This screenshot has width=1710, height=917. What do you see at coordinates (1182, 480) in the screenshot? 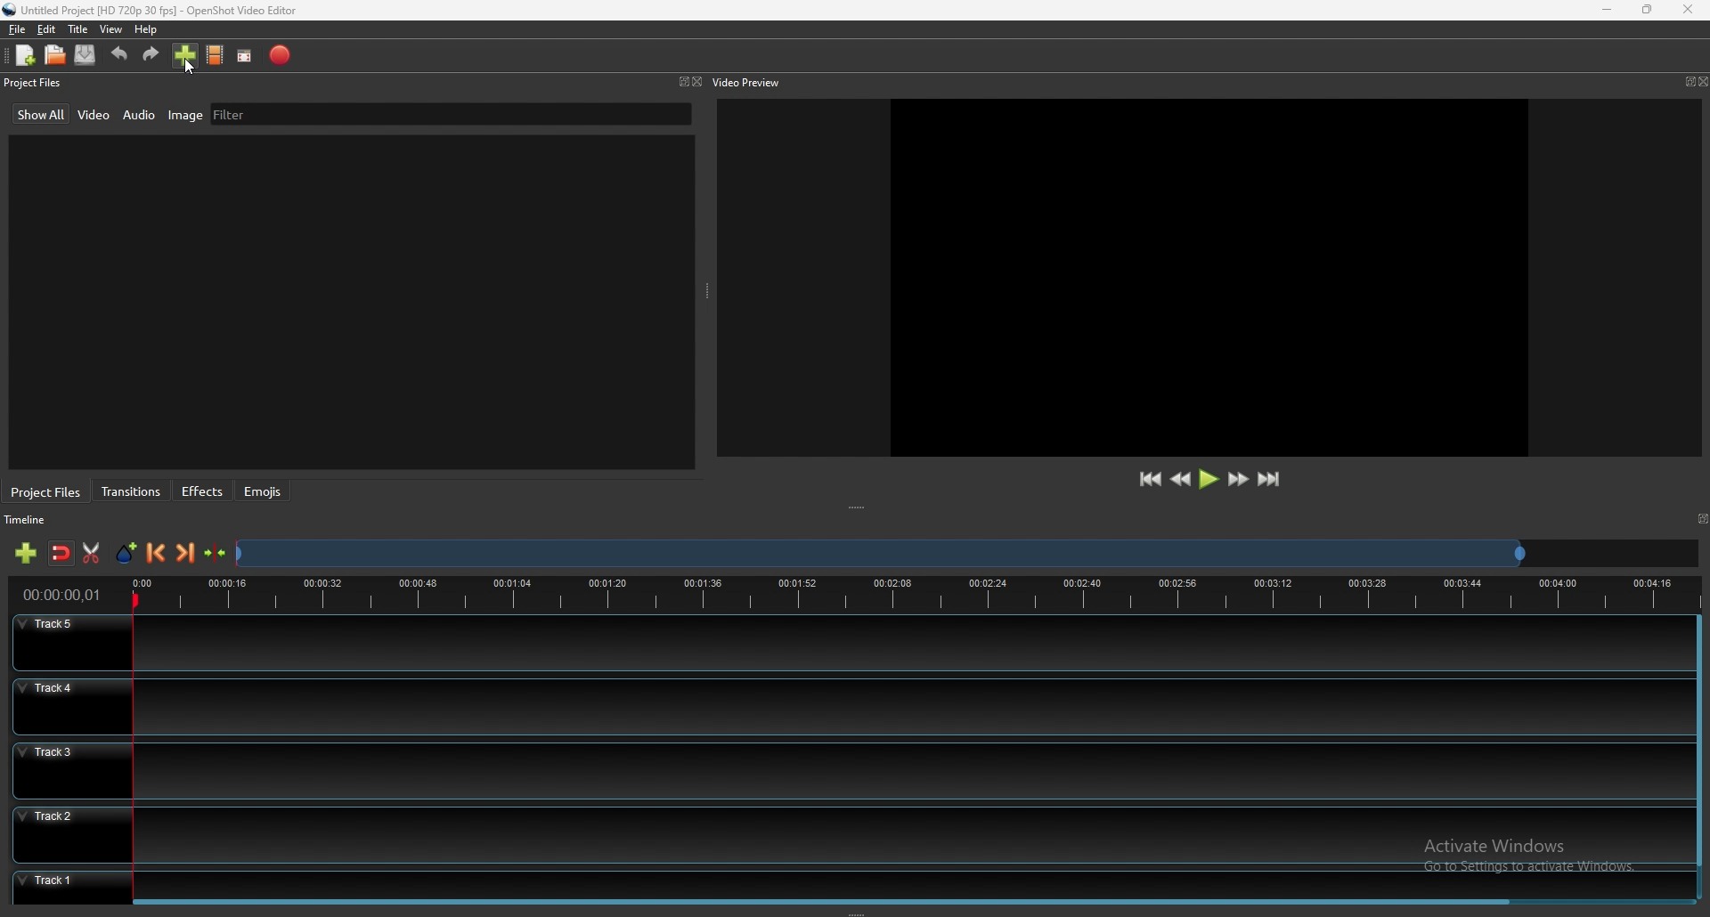
I see `rewind` at bounding box center [1182, 480].